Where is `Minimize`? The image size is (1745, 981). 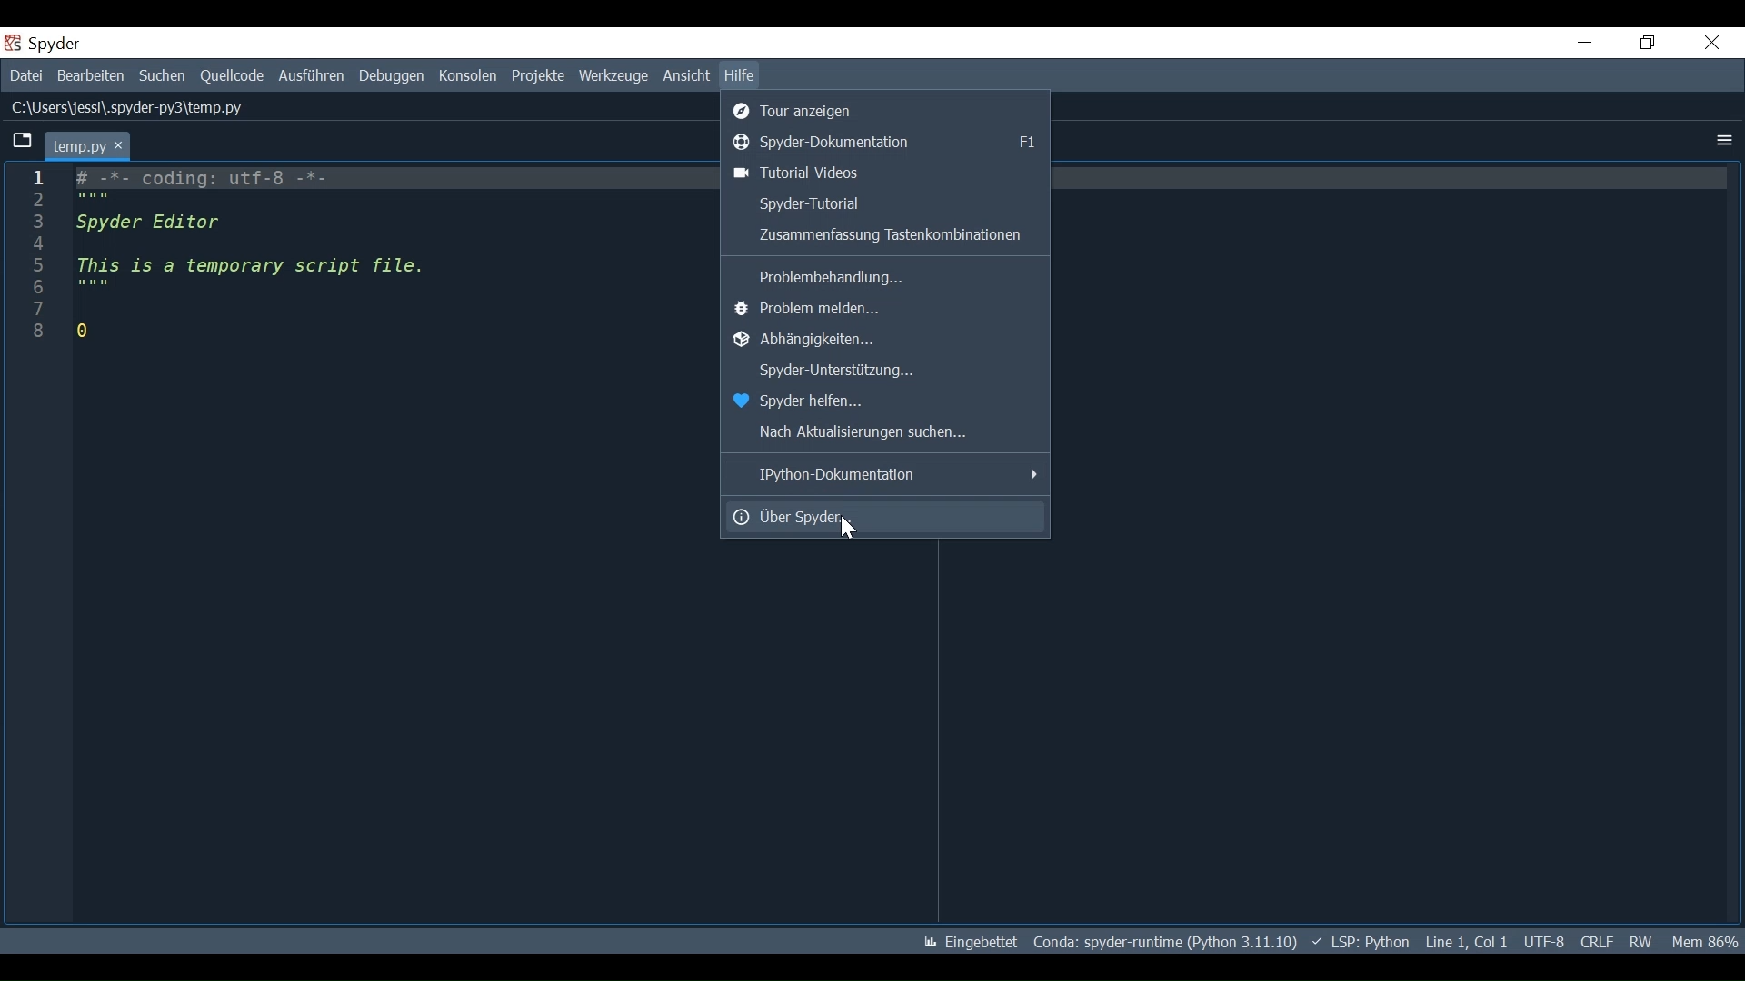 Minimize is located at coordinates (1584, 43).